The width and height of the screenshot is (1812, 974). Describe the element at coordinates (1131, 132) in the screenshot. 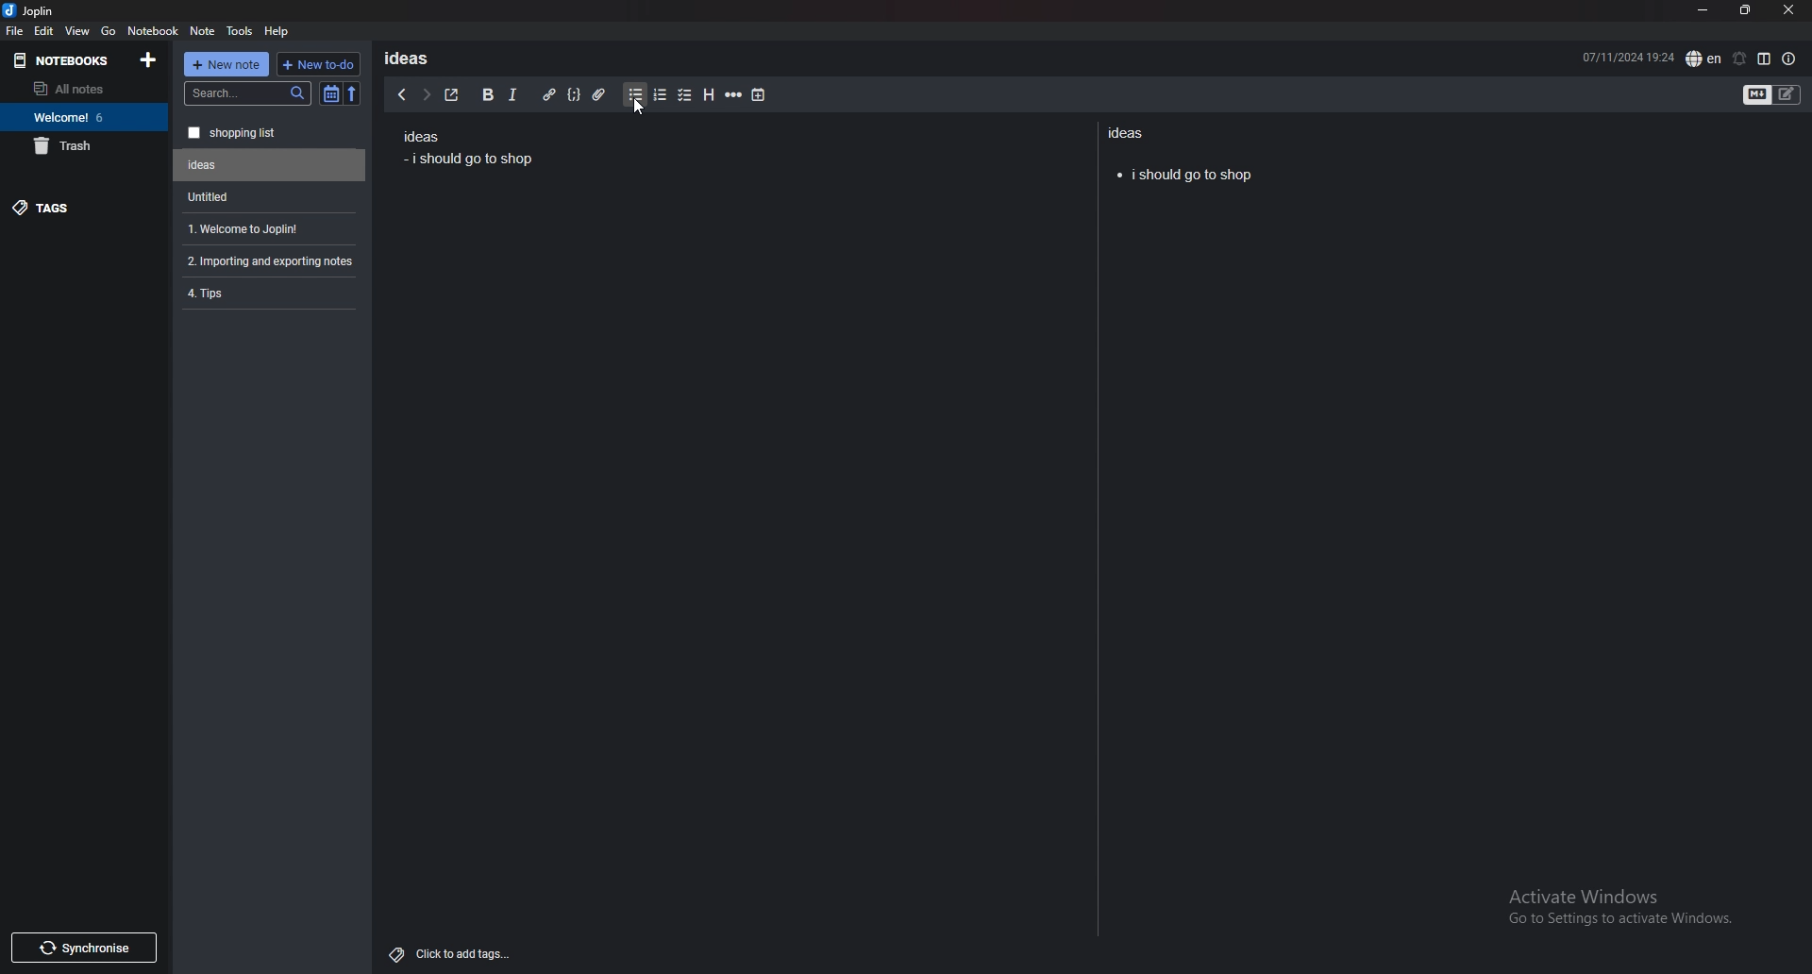

I see `ideas` at that location.